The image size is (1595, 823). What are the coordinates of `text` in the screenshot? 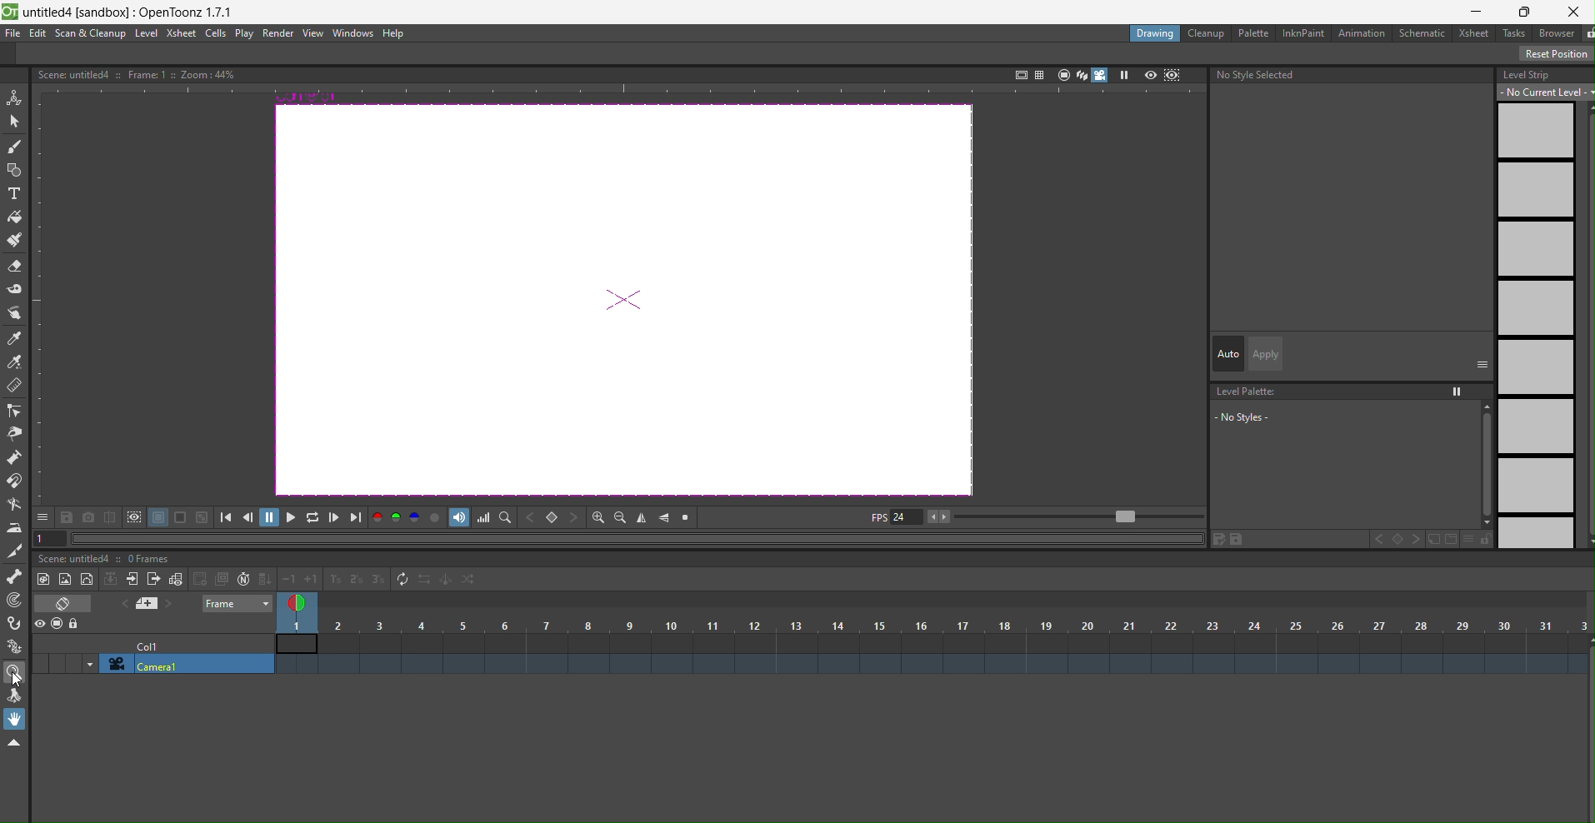 It's located at (107, 558).